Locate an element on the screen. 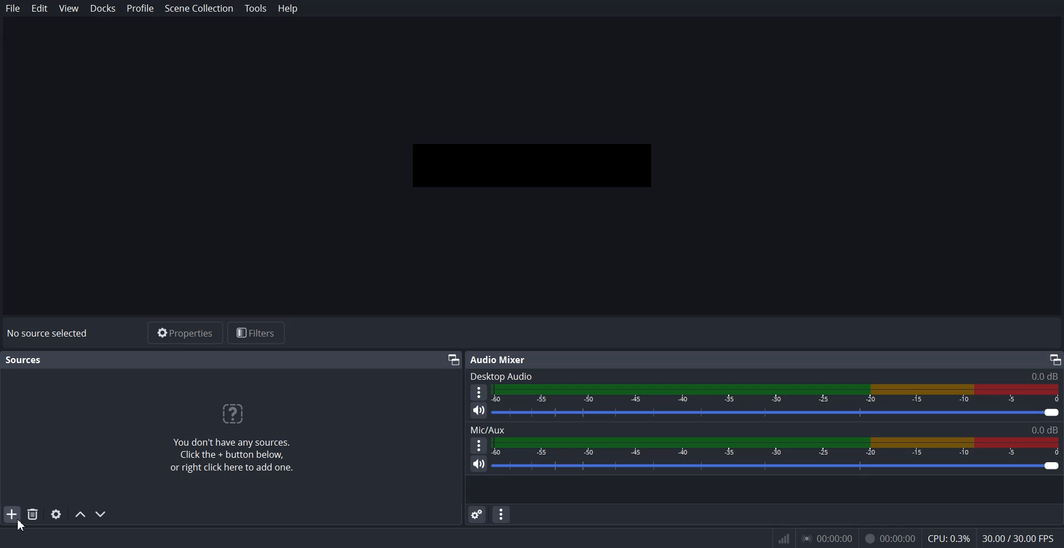  Text is located at coordinates (762, 376).